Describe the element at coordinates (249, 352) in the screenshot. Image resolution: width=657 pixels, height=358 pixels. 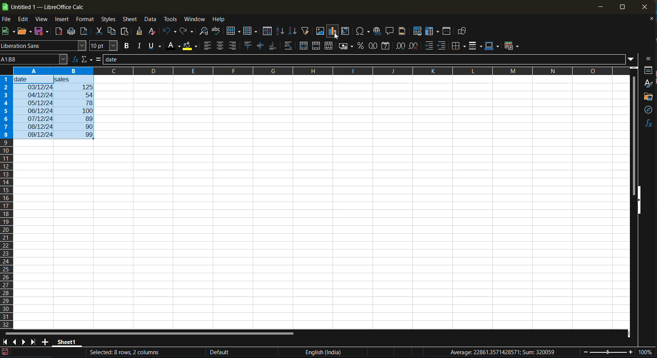
I see `Default` at that location.